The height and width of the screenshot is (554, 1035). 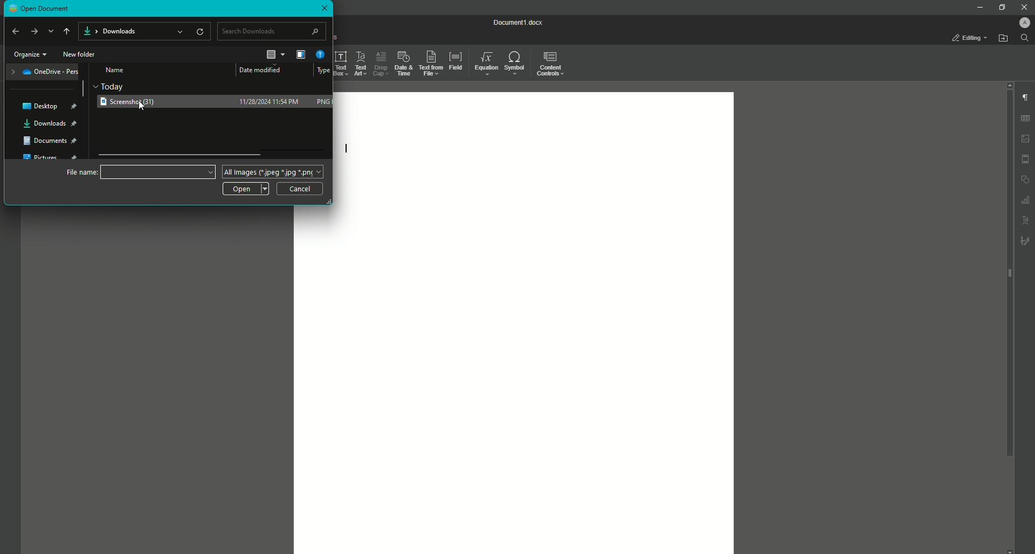 I want to click on Downloads, so click(x=49, y=124).